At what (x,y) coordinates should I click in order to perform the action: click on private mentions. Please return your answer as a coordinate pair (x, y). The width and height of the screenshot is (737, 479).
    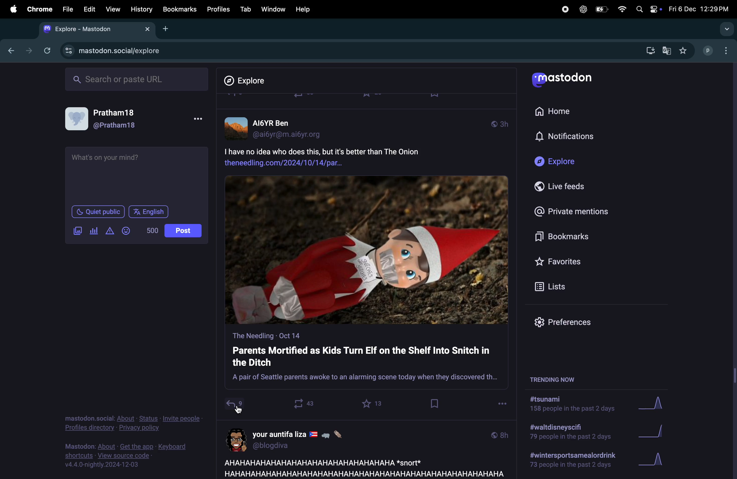
    Looking at the image, I should click on (570, 211).